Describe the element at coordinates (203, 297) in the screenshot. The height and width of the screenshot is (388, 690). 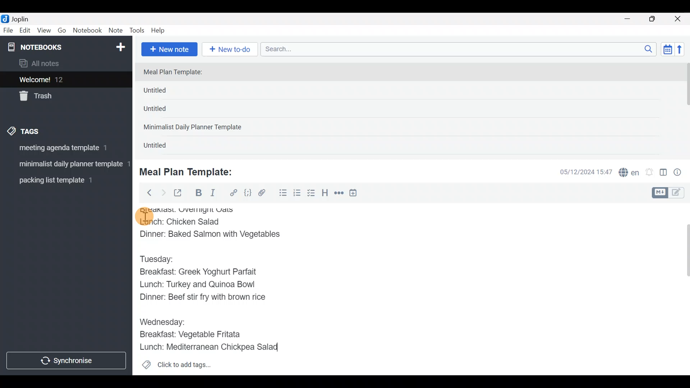
I see `Dinner: Beef stir fry with brown rice` at that location.